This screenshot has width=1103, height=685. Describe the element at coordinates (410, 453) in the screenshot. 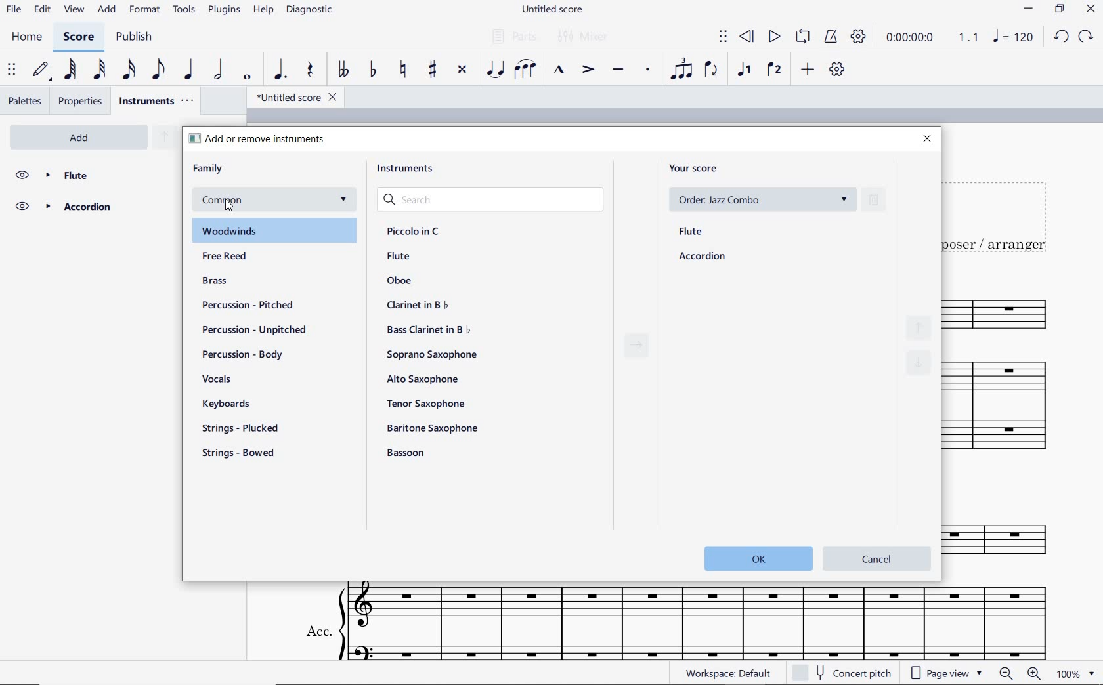

I see `Bassoon` at that location.